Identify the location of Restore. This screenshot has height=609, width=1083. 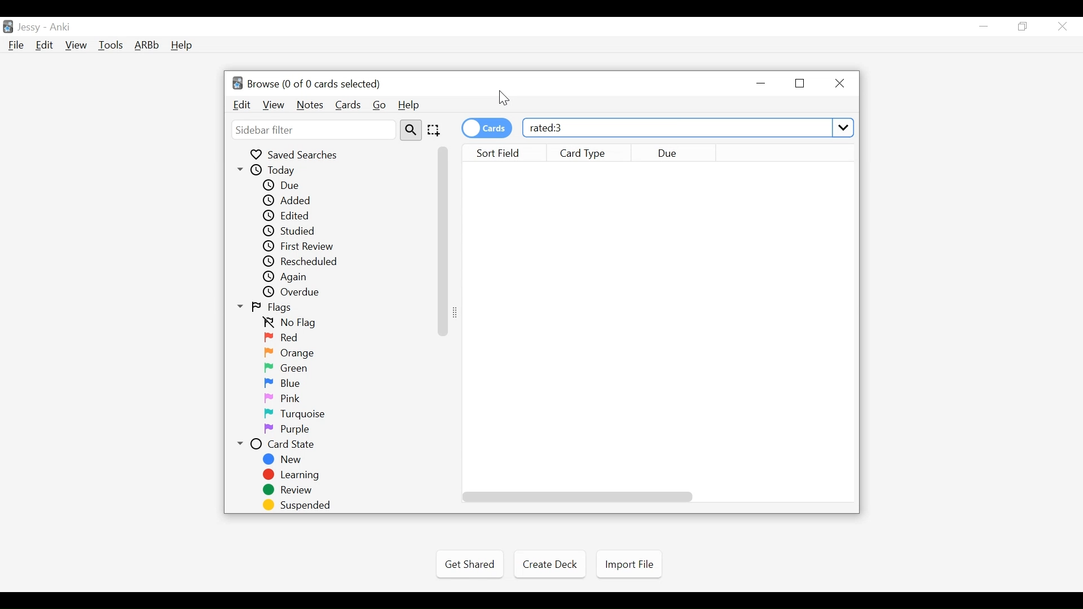
(1024, 27).